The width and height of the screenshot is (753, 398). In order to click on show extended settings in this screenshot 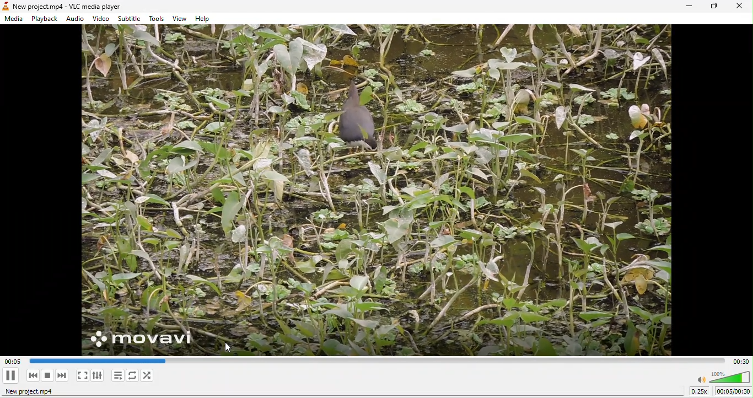, I will do `click(100, 377)`.